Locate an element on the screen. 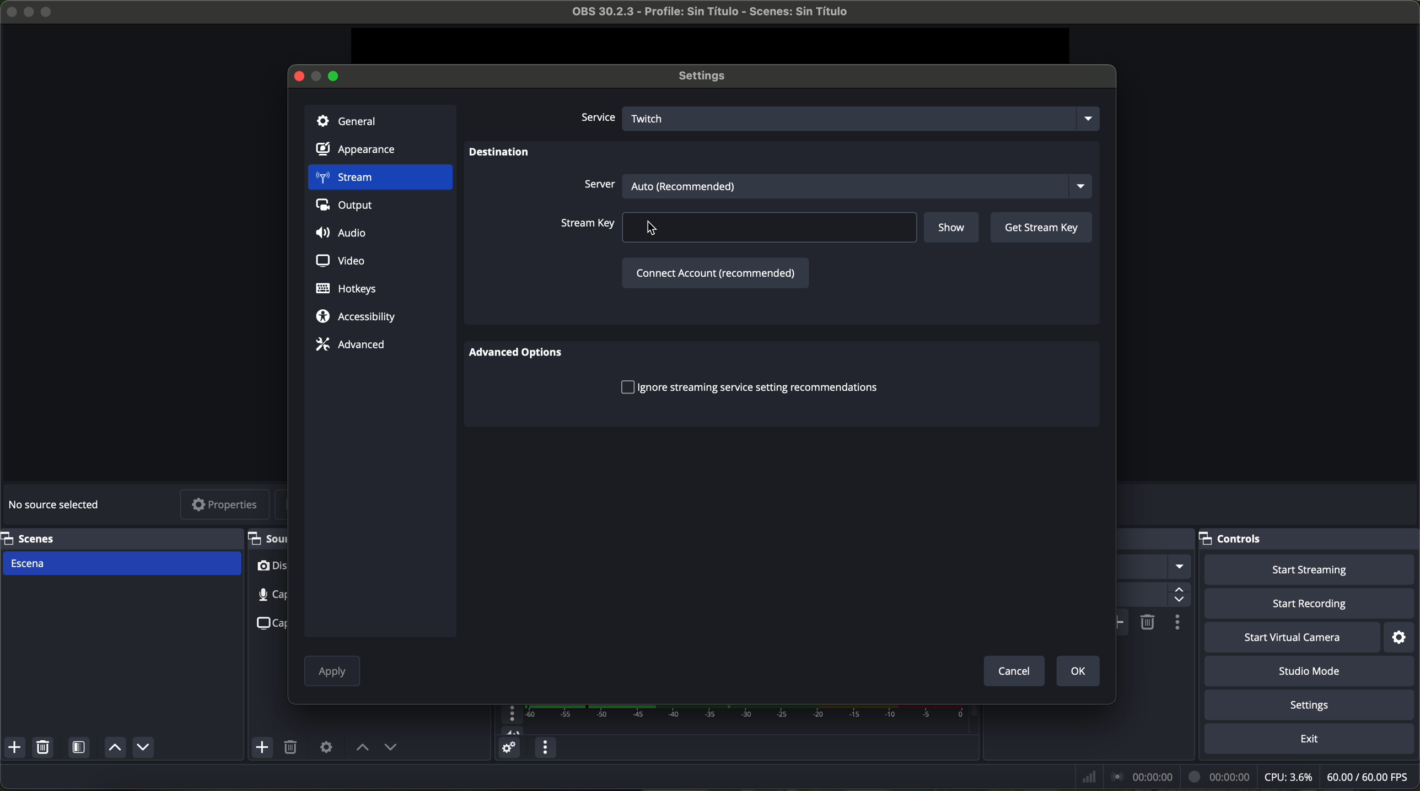 This screenshot has width=1420, height=791. service is located at coordinates (596, 119).